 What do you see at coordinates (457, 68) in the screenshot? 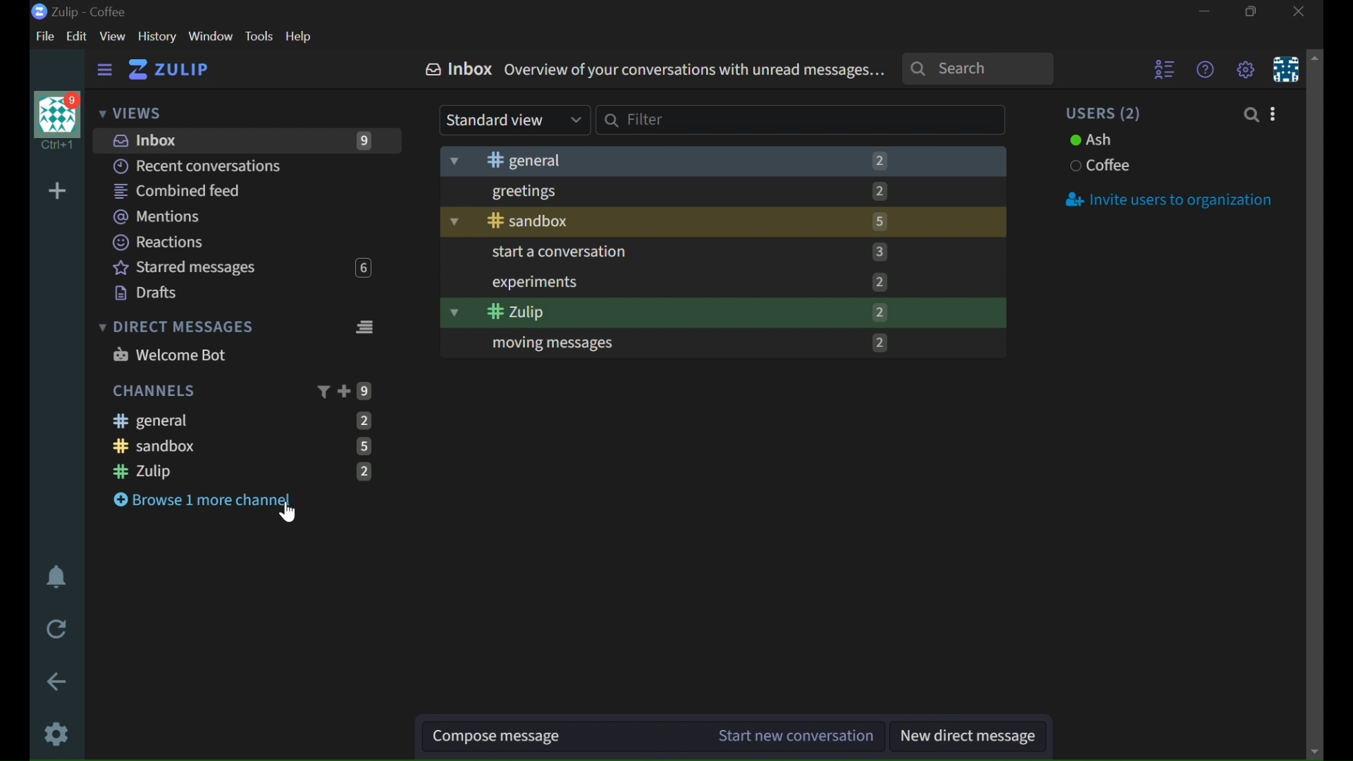
I see `INBOX` at bounding box center [457, 68].